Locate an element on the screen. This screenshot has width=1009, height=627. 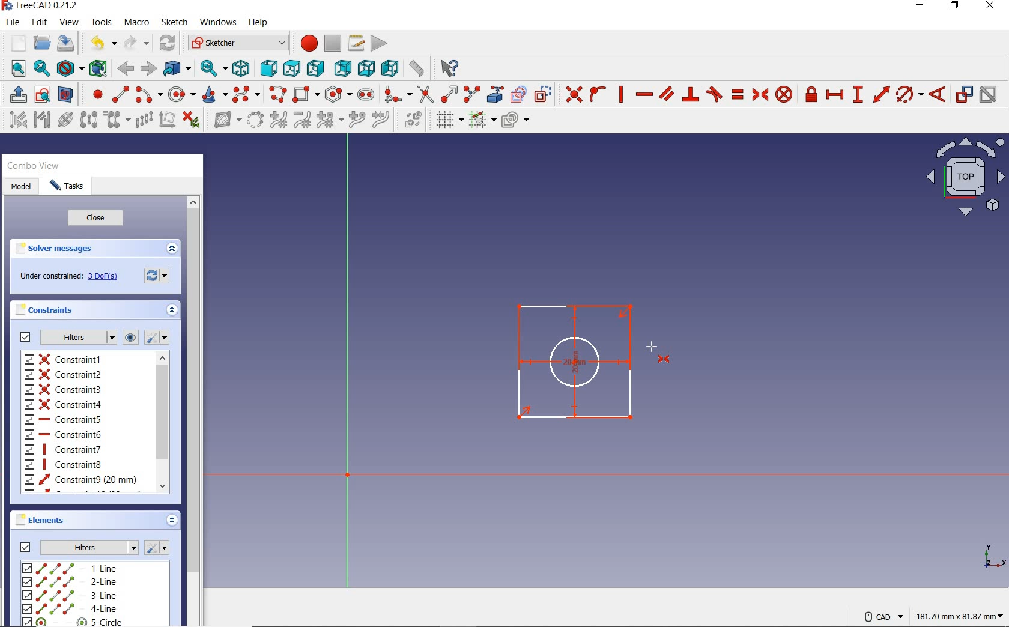
constraint8 is located at coordinates (65, 464).